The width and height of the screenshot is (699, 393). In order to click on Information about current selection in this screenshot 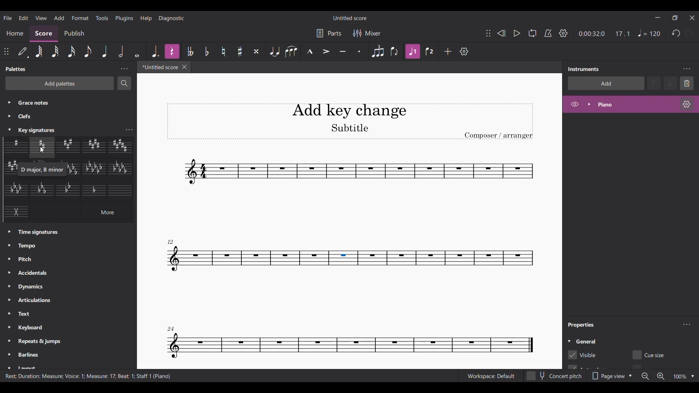, I will do `click(89, 376)`.